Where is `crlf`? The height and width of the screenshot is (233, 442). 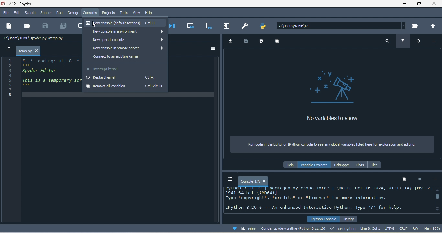 crlf is located at coordinates (403, 228).